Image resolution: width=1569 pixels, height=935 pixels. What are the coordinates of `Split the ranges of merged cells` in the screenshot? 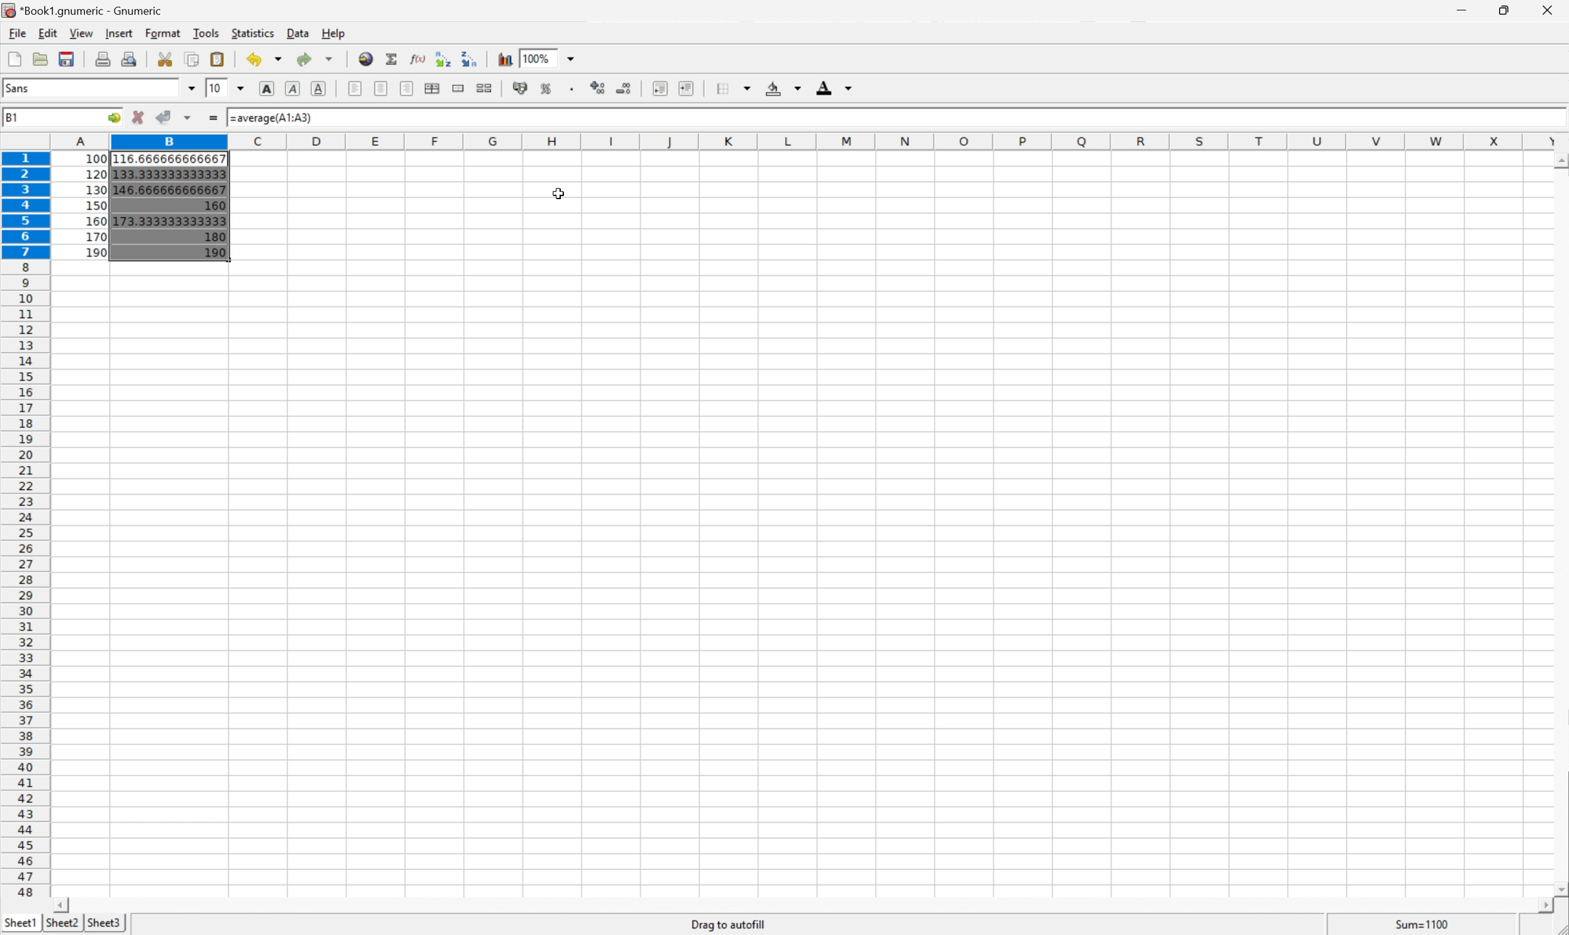 It's located at (485, 88).